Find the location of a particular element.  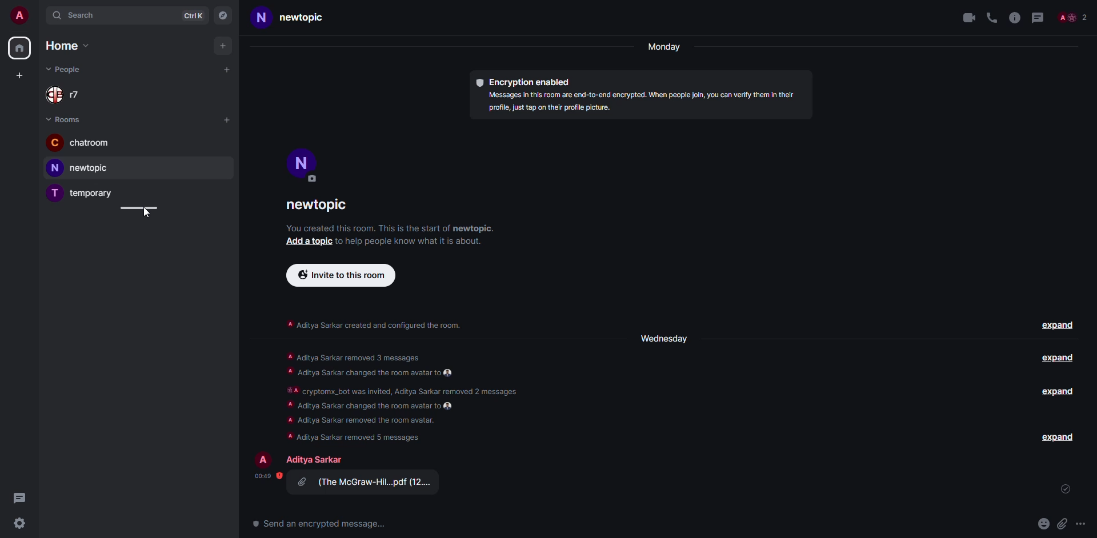

profile is located at coordinates (18, 15).